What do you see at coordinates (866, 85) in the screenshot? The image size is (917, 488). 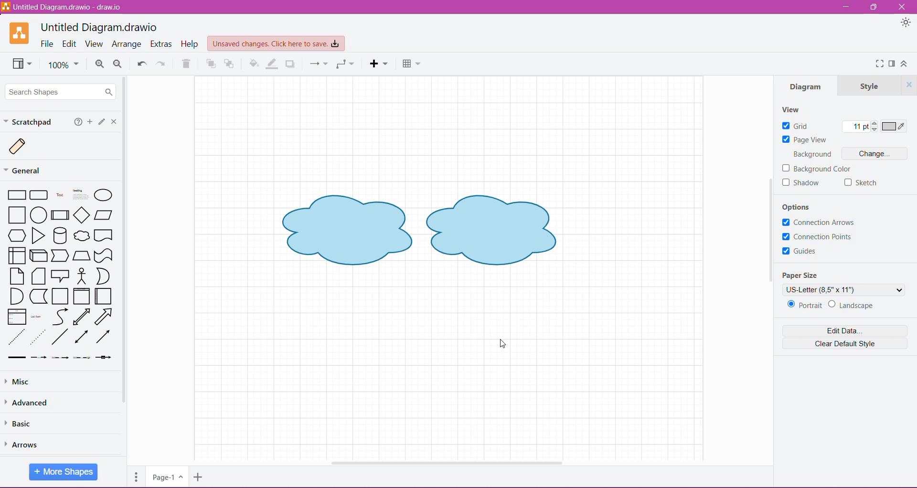 I see `Style` at bounding box center [866, 85].